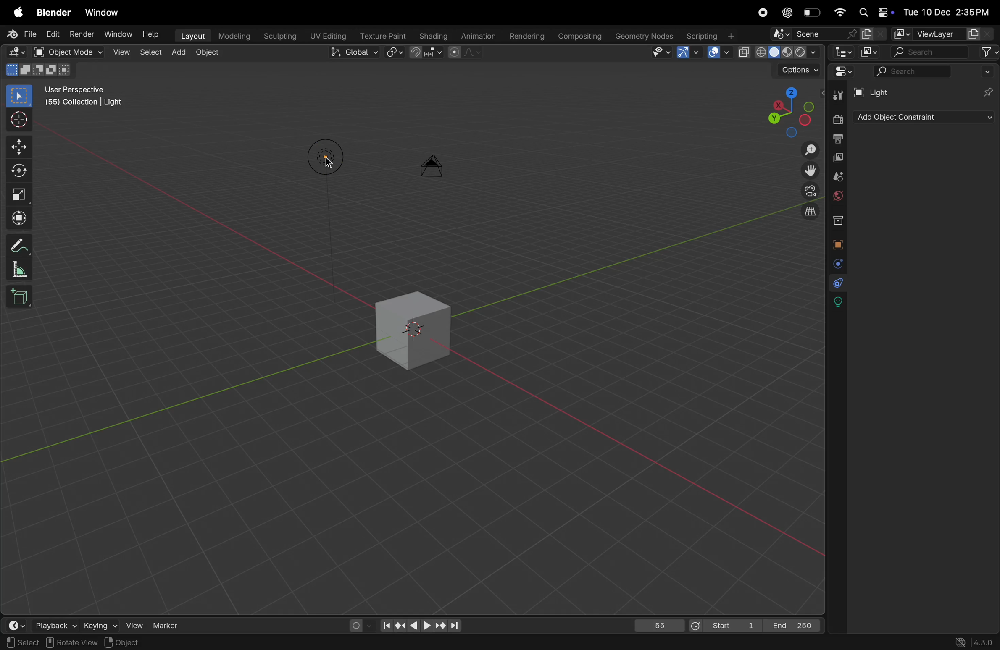 This screenshot has height=650, width=1000. I want to click on camera, so click(435, 171).